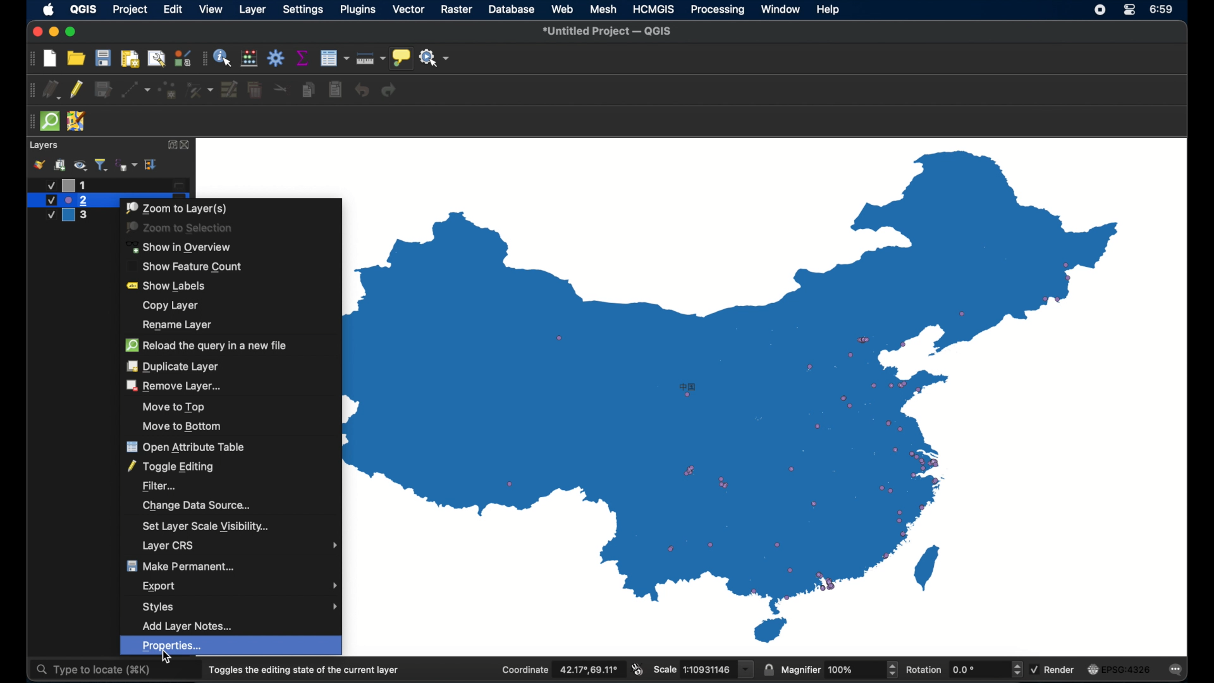 This screenshot has height=683, width=1214. I want to click on vector, so click(408, 9).